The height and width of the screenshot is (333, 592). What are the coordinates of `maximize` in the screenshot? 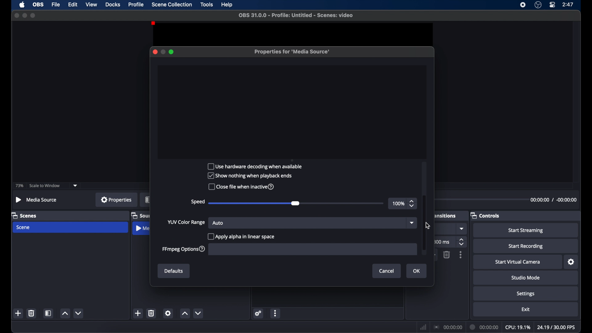 It's located at (33, 16).